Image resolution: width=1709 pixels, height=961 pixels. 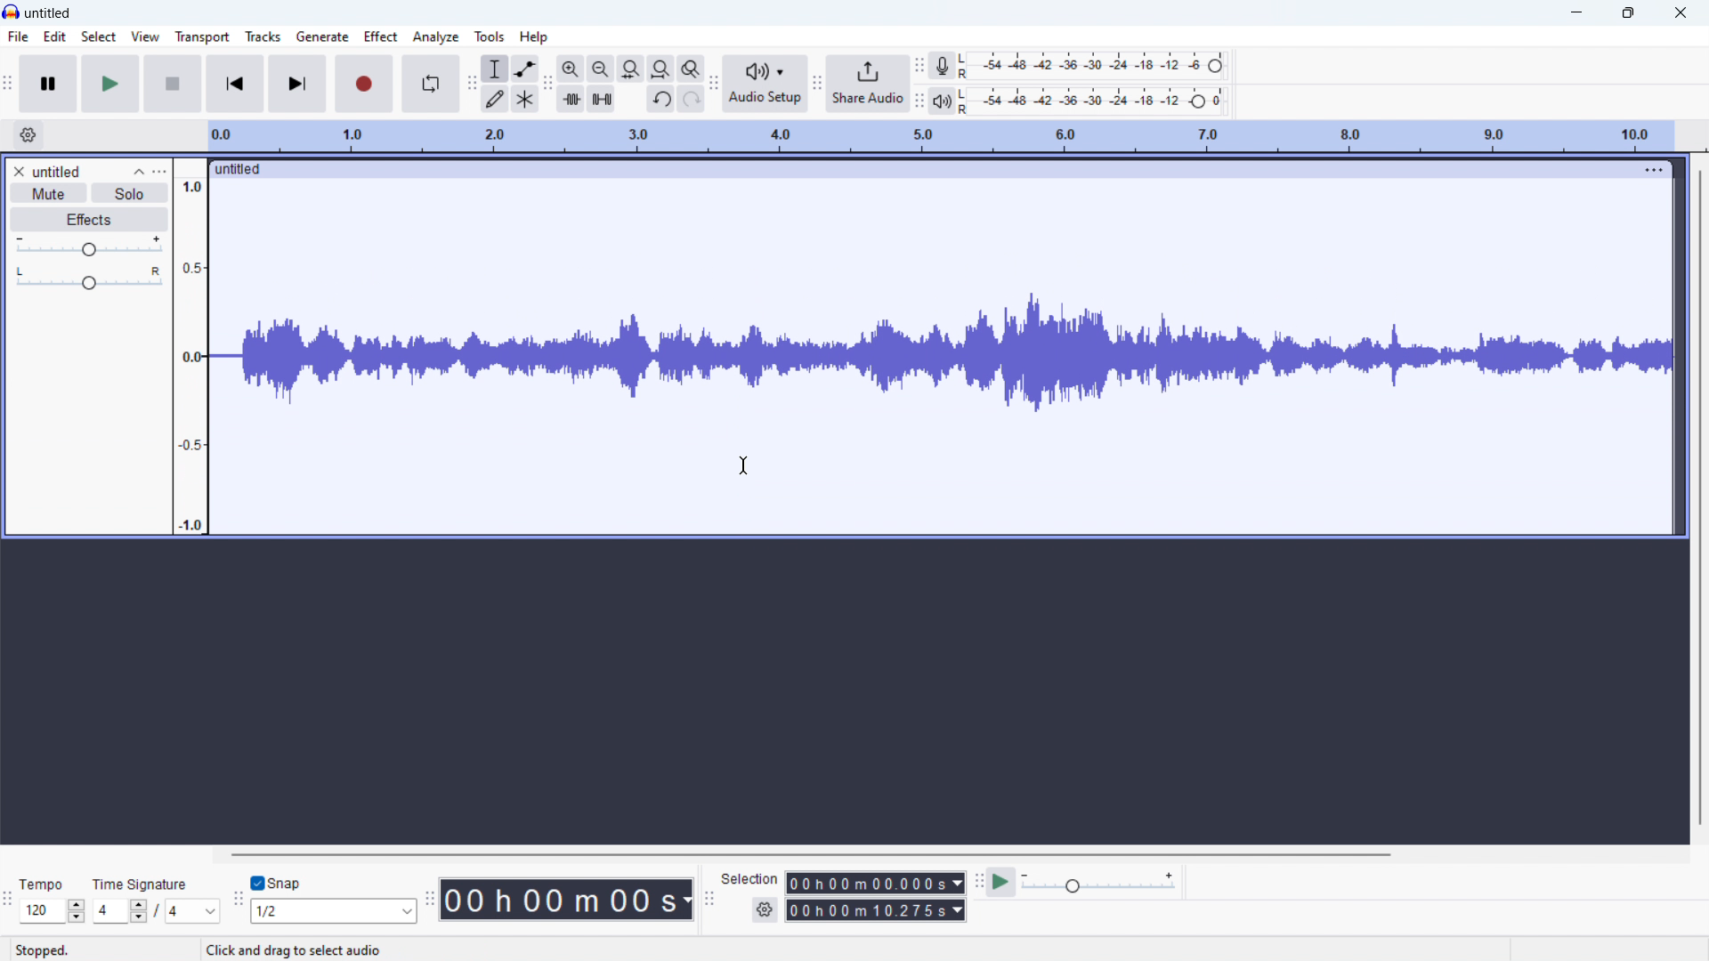 What do you see at coordinates (525, 99) in the screenshot?
I see `multi tool` at bounding box center [525, 99].